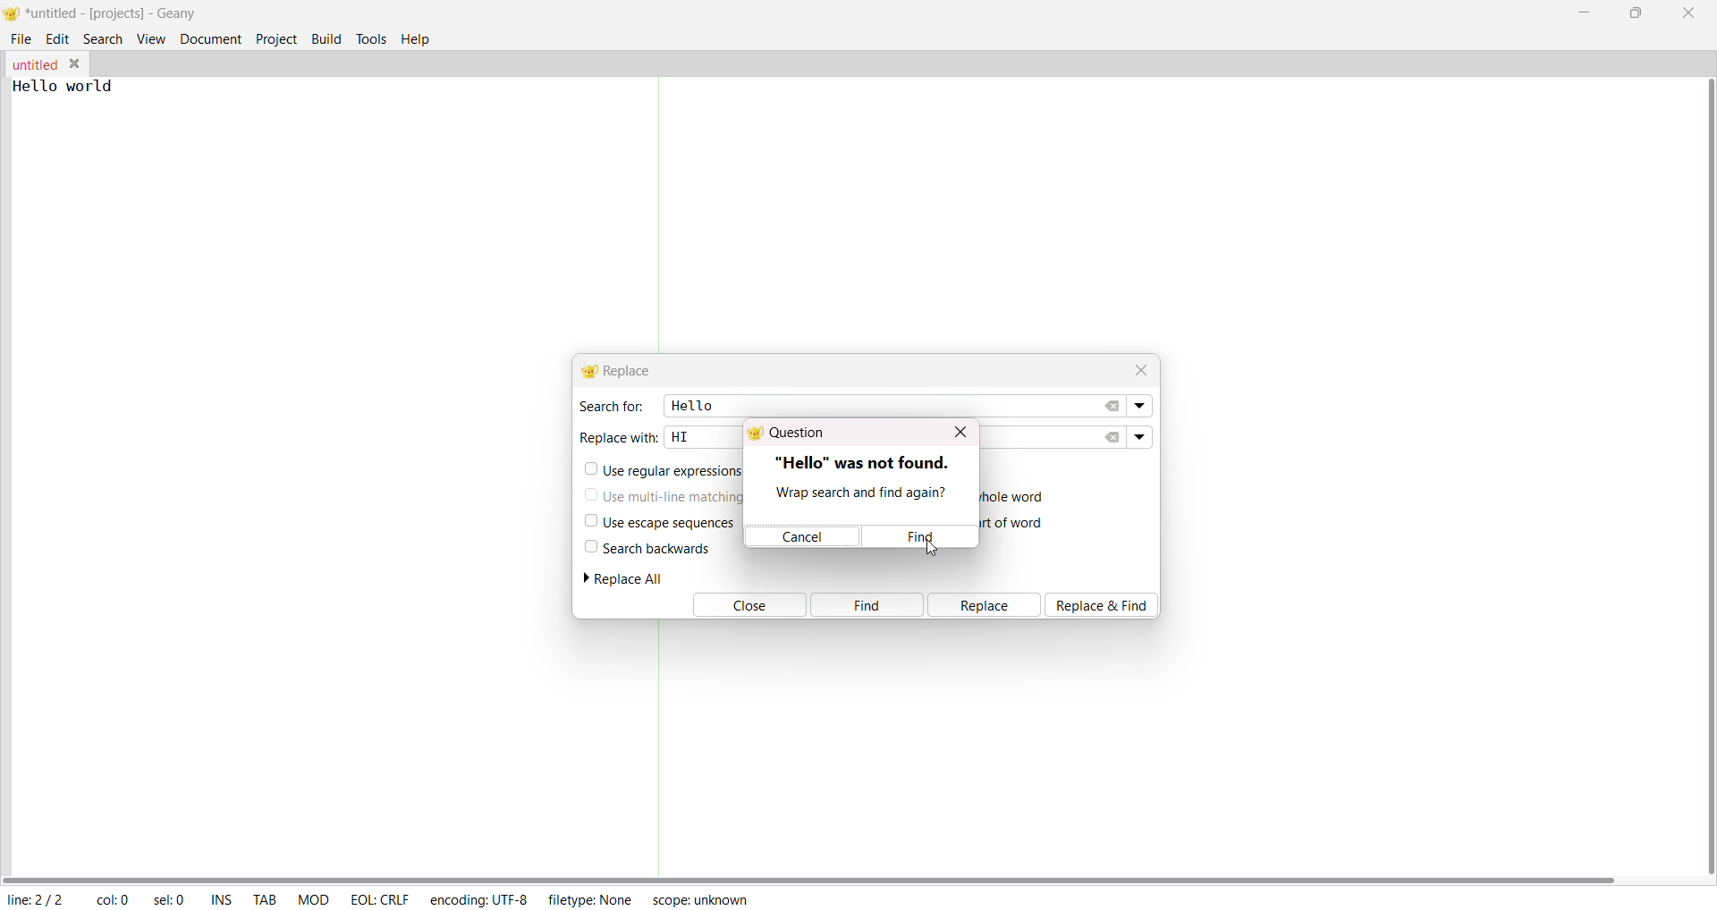  I want to click on help, so click(420, 38).